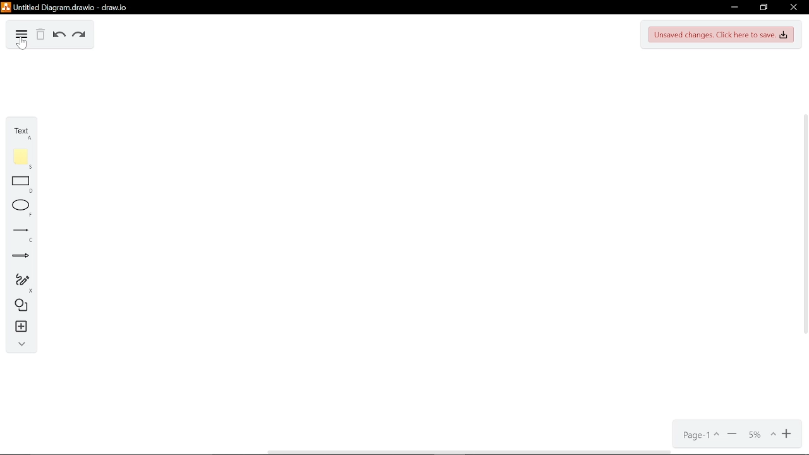  Describe the element at coordinates (40, 35) in the screenshot. I see `Delete` at that location.